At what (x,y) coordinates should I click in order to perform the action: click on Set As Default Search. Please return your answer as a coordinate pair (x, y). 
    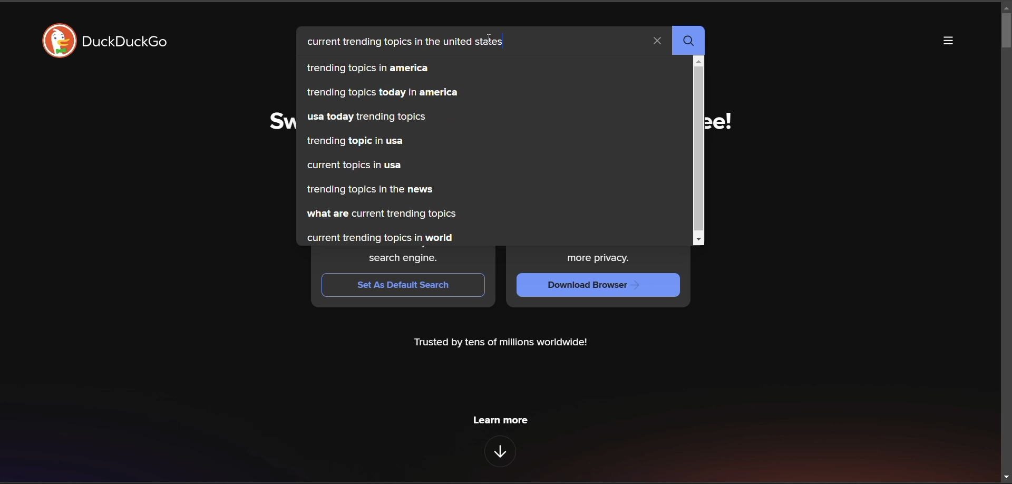
    Looking at the image, I should click on (404, 284).